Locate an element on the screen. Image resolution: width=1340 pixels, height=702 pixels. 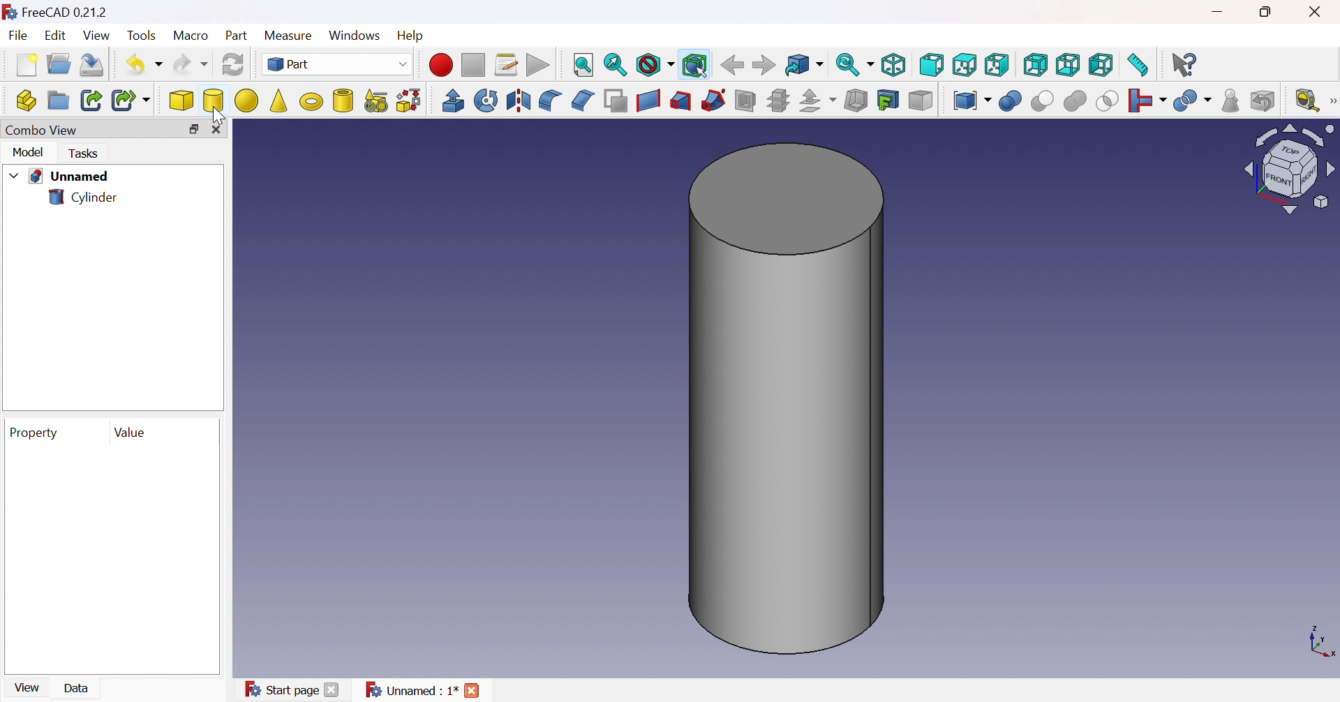
Section is located at coordinates (748, 101).